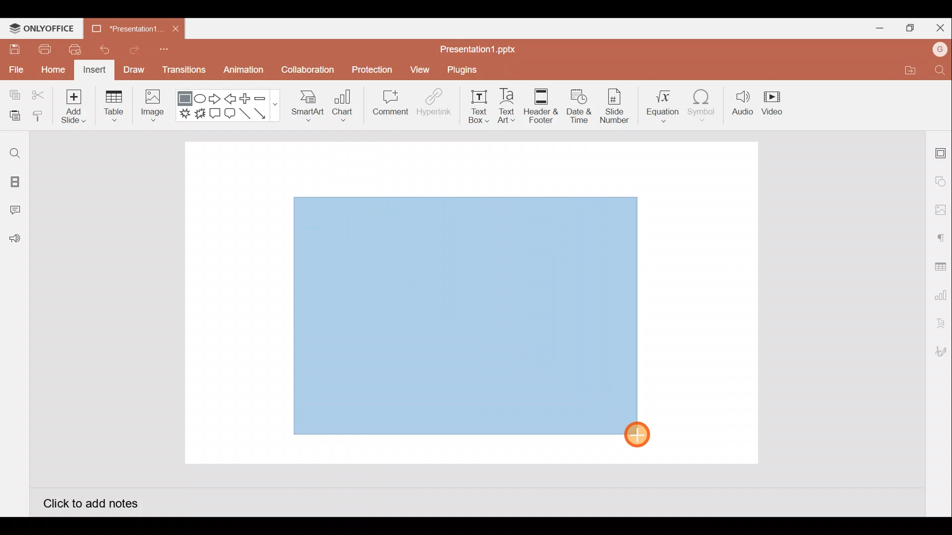 The width and height of the screenshot is (952, 535). What do you see at coordinates (479, 107) in the screenshot?
I see `Text box` at bounding box center [479, 107].